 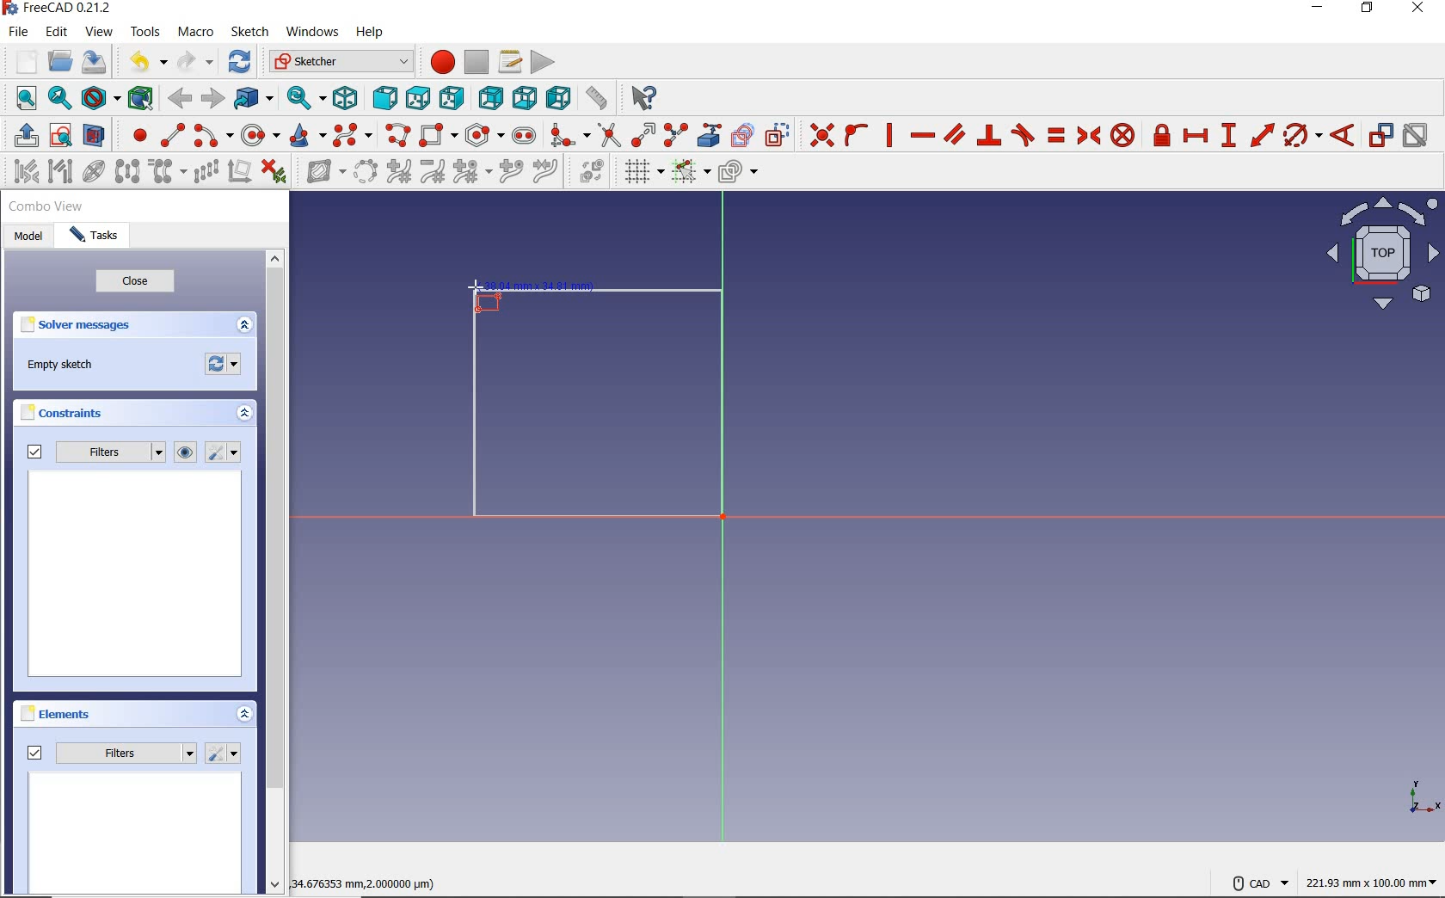 I want to click on modify knot multiplicity, so click(x=471, y=172).